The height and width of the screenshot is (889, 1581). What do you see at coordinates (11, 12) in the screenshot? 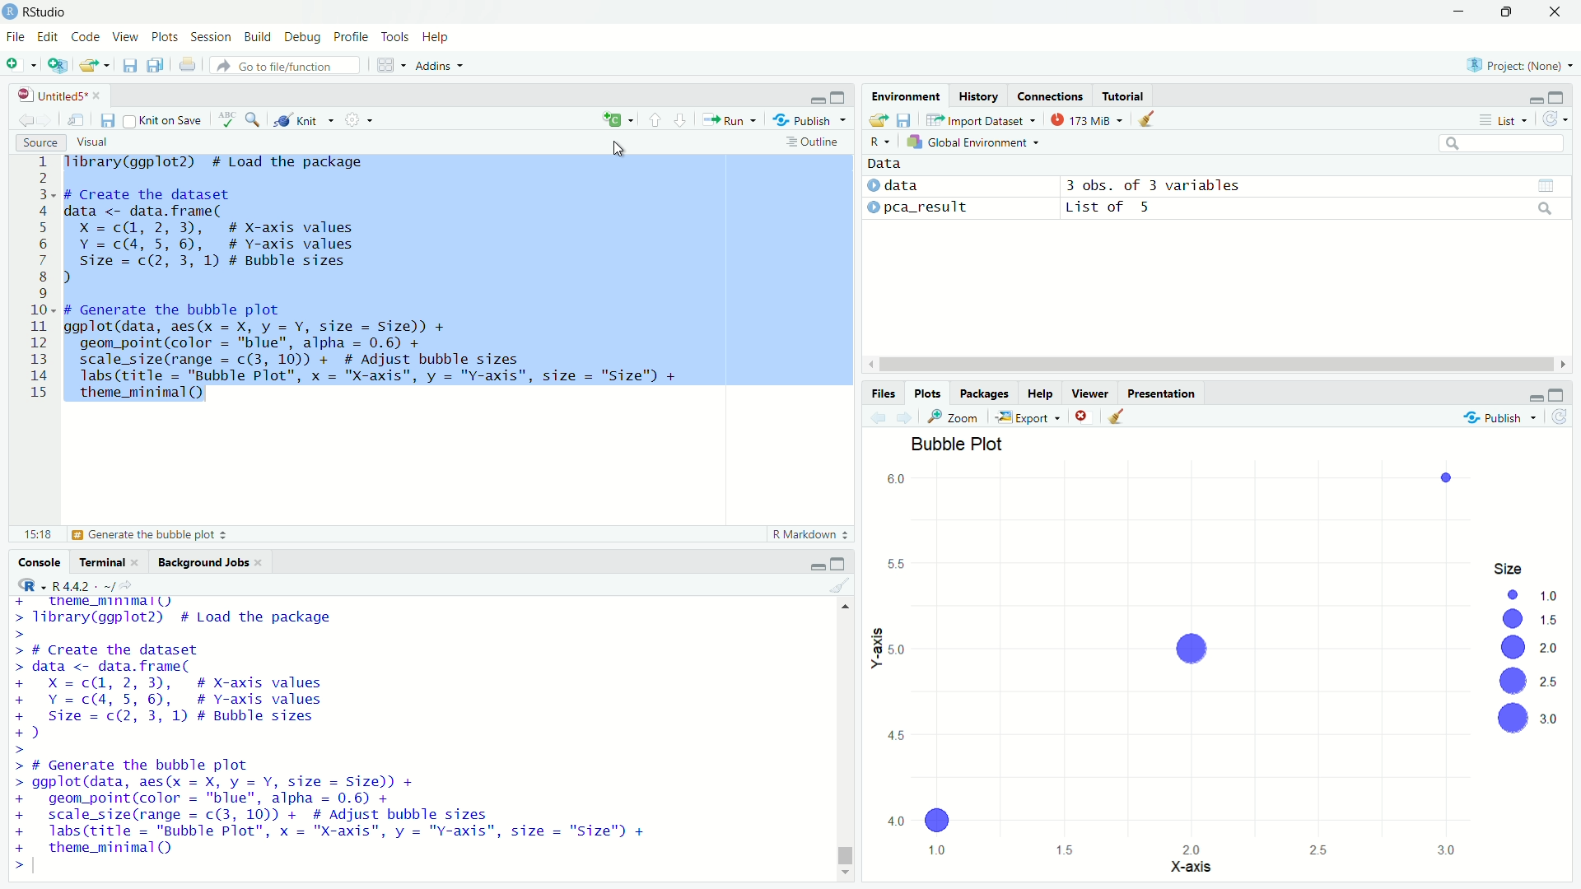
I see `logo` at bounding box center [11, 12].